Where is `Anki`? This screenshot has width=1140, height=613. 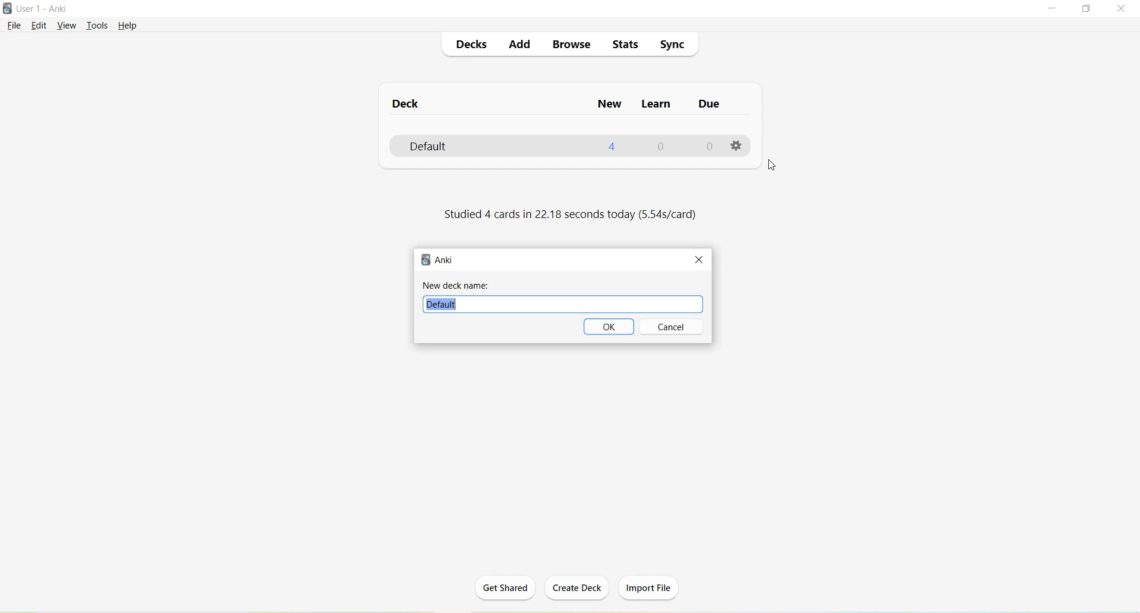 Anki is located at coordinates (438, 259).